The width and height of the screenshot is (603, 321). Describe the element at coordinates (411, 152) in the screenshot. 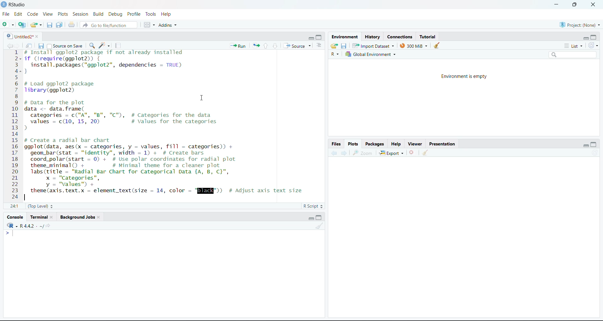

I see `clear current plots` at that location.